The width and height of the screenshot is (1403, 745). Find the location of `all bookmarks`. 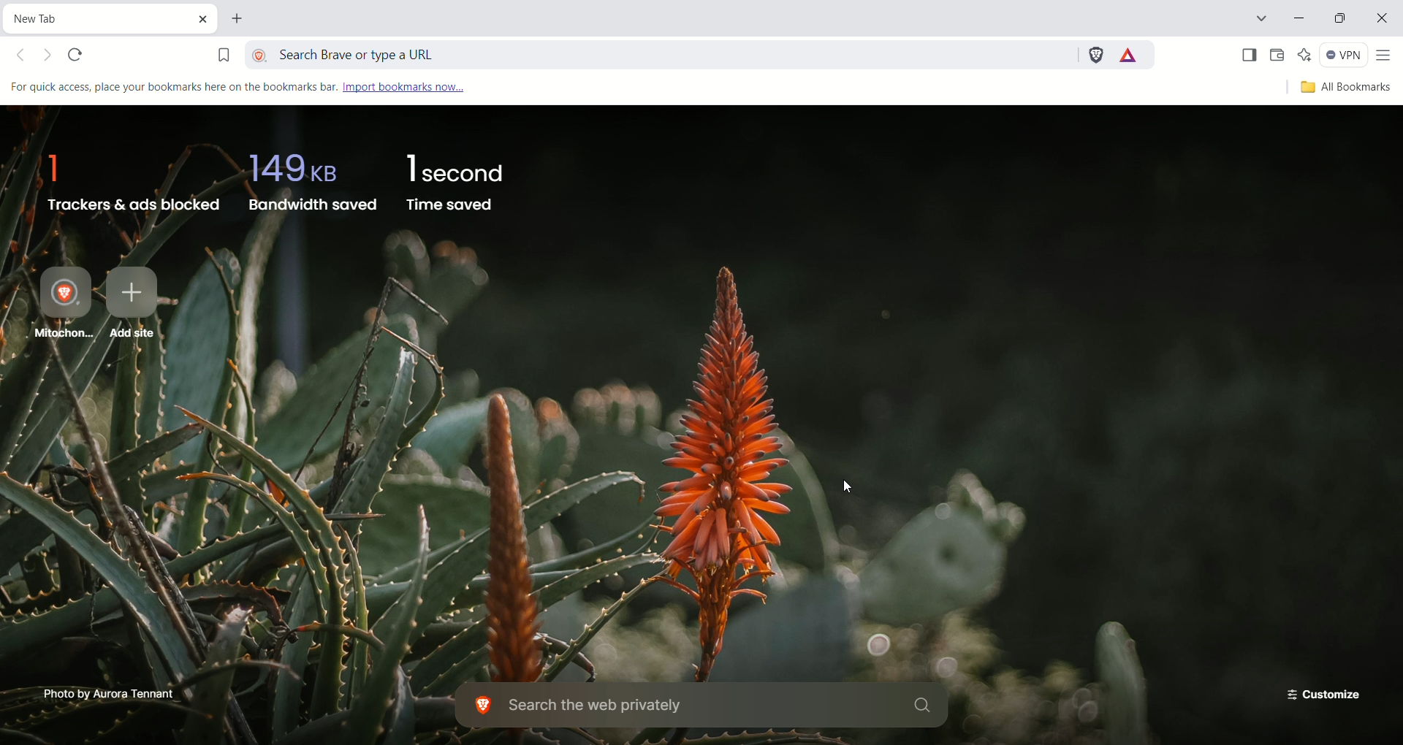

all bookmarks is located at coordinates (1343, 88).